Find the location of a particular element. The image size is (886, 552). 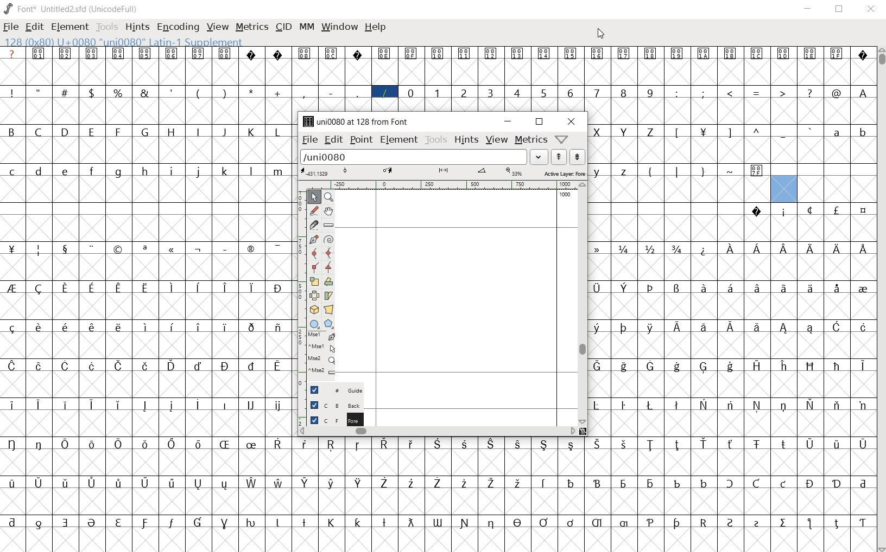

glyph is located at coordinates (278, 328).